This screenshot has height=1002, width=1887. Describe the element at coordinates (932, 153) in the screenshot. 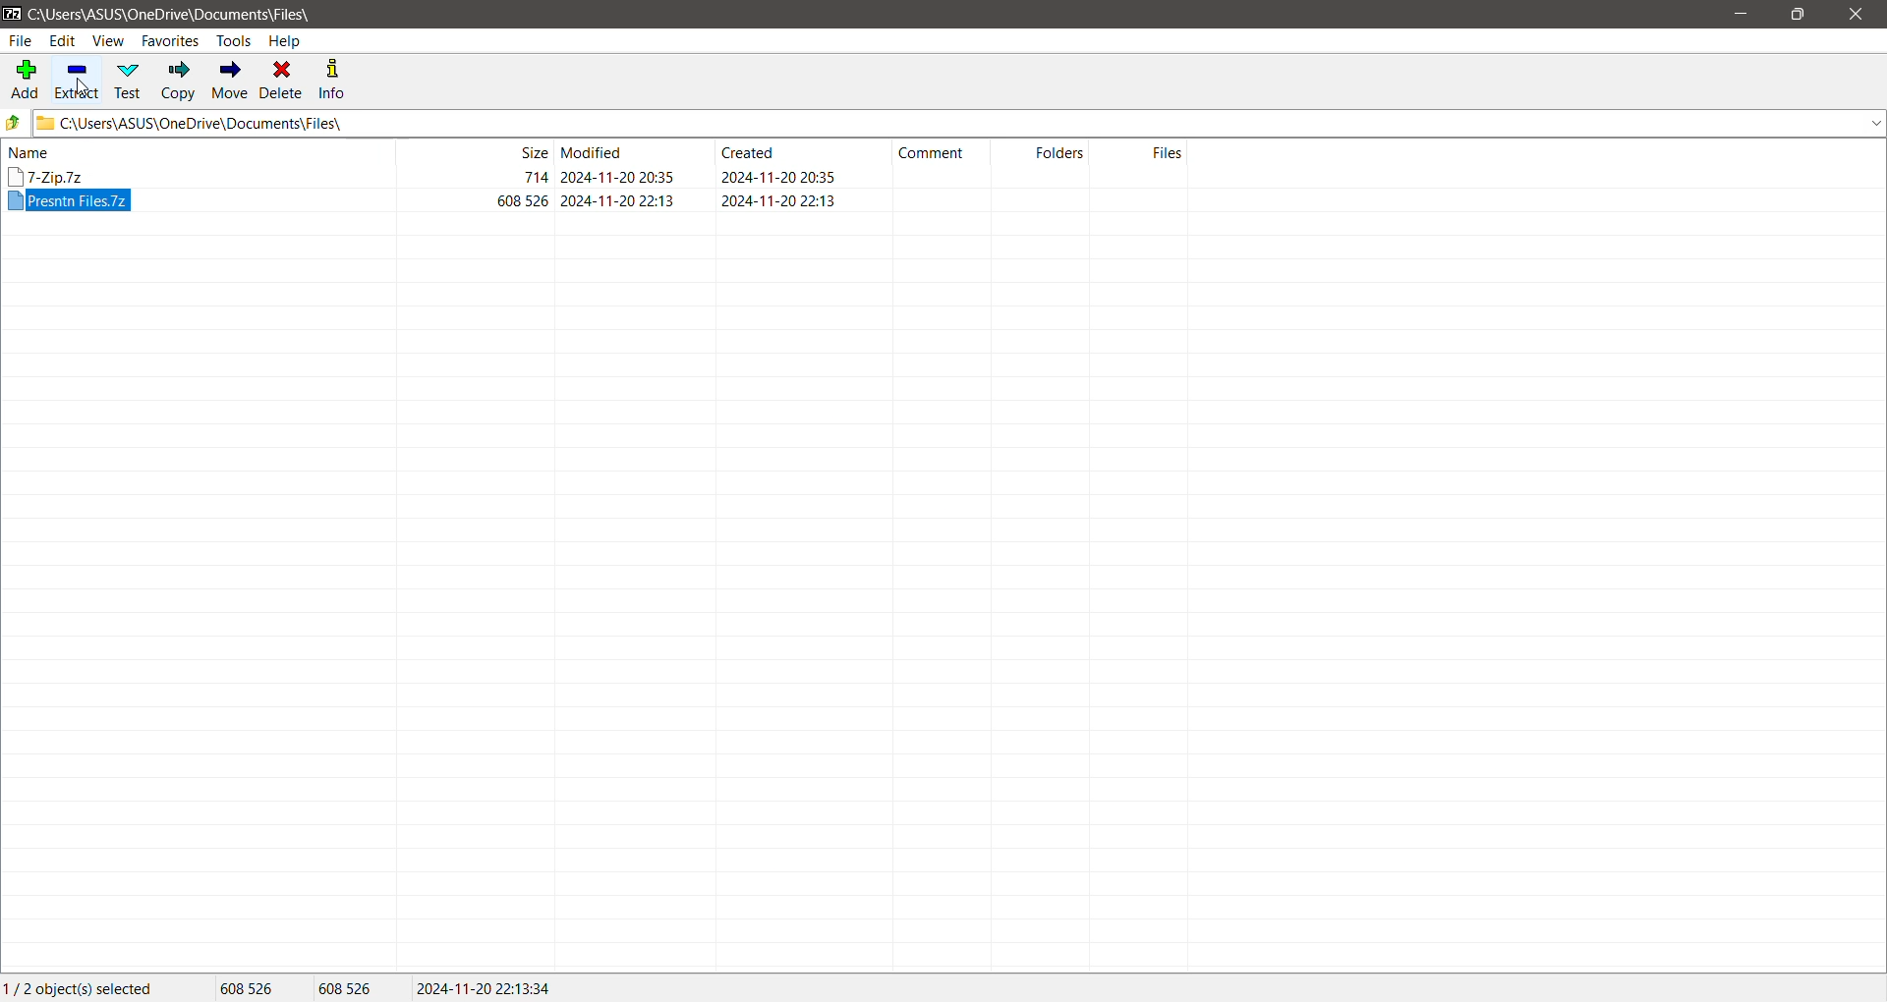

I see `comment` at that location.